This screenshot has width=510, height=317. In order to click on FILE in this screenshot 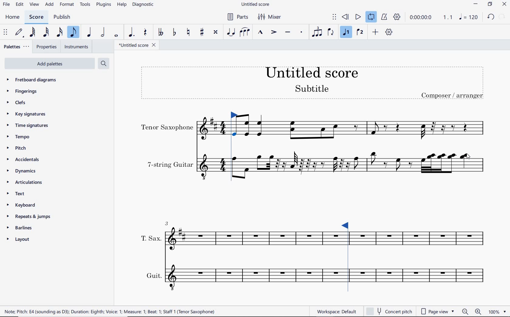, I will do `click(7, 5)`.